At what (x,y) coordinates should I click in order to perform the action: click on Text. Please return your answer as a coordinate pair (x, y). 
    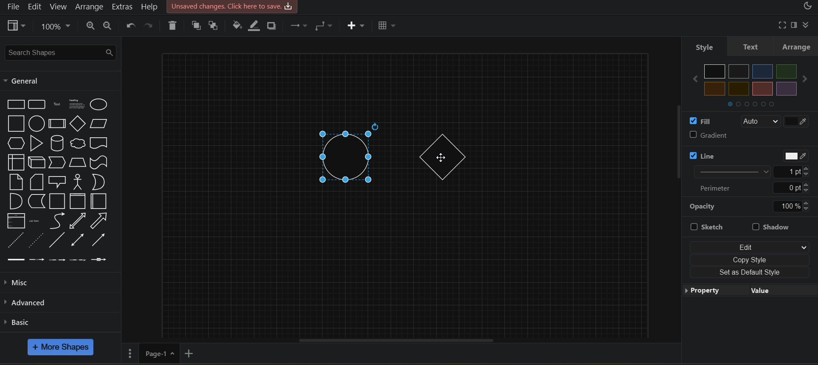
    Looking at the image, I should click on (58, 104).